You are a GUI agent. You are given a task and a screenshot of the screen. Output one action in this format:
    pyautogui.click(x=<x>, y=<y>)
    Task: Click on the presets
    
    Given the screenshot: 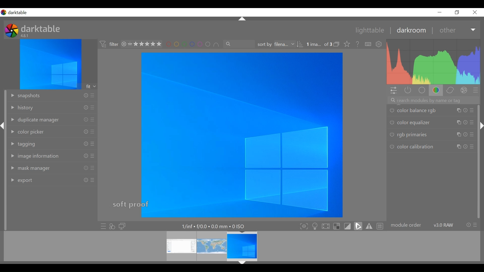 What is the action you would take?
    pyautogui.click(x=93, y=144)
    